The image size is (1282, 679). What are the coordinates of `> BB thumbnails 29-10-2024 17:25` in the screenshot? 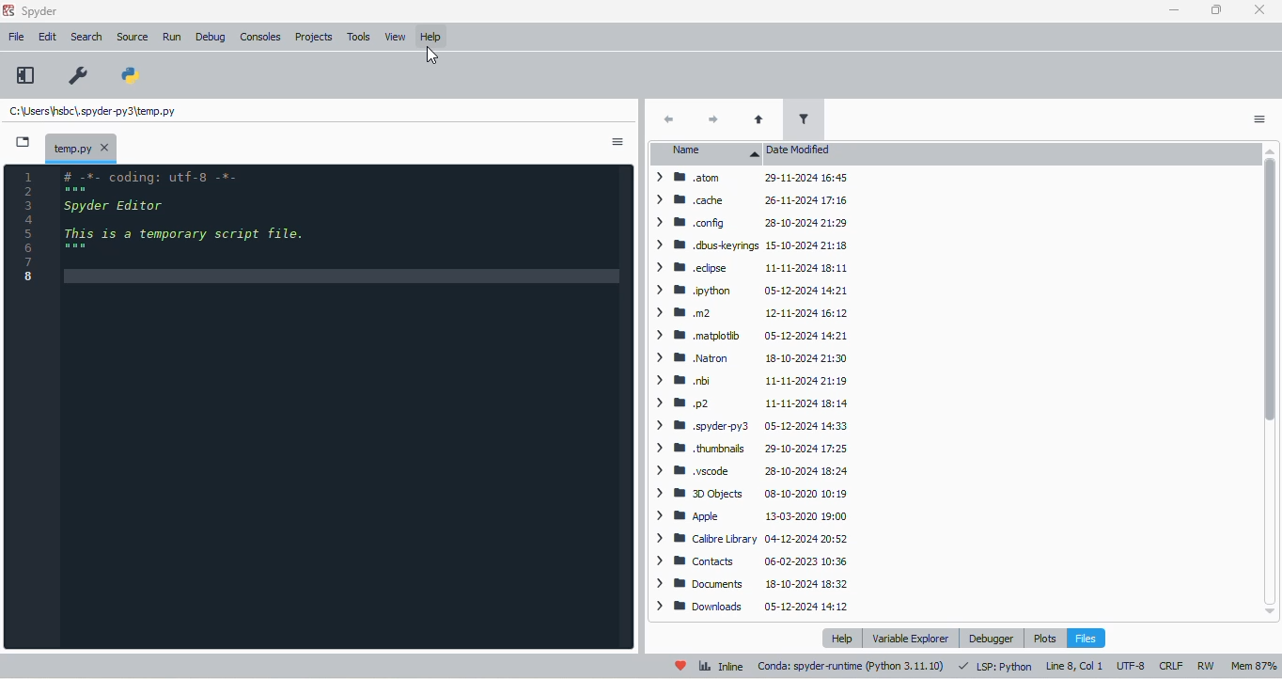 It's located at (750, 449).